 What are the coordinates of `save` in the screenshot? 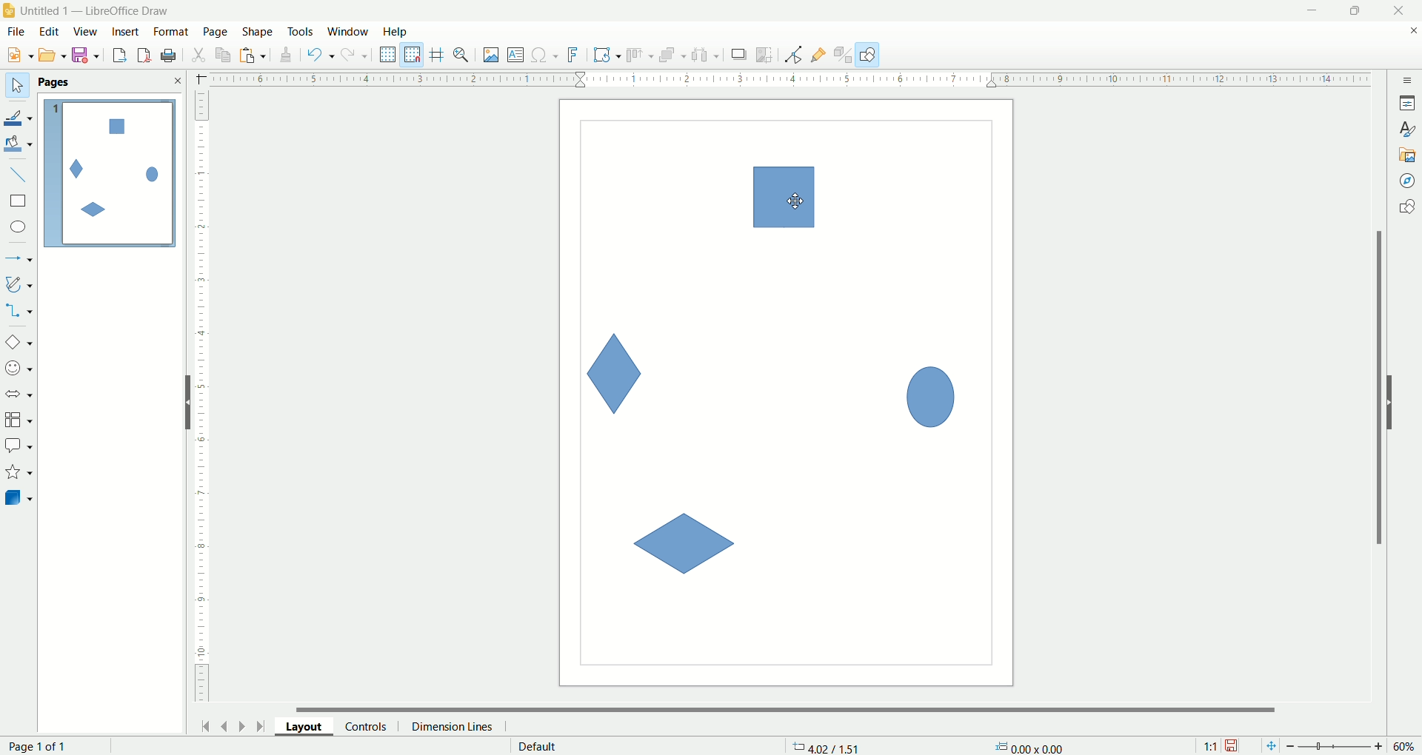 It's located at (88, 56).